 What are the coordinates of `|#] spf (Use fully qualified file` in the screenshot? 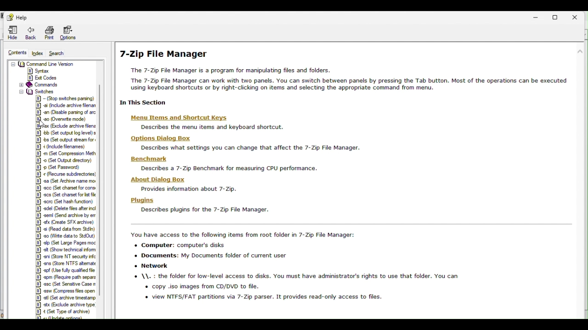 It's located at (66, 270).